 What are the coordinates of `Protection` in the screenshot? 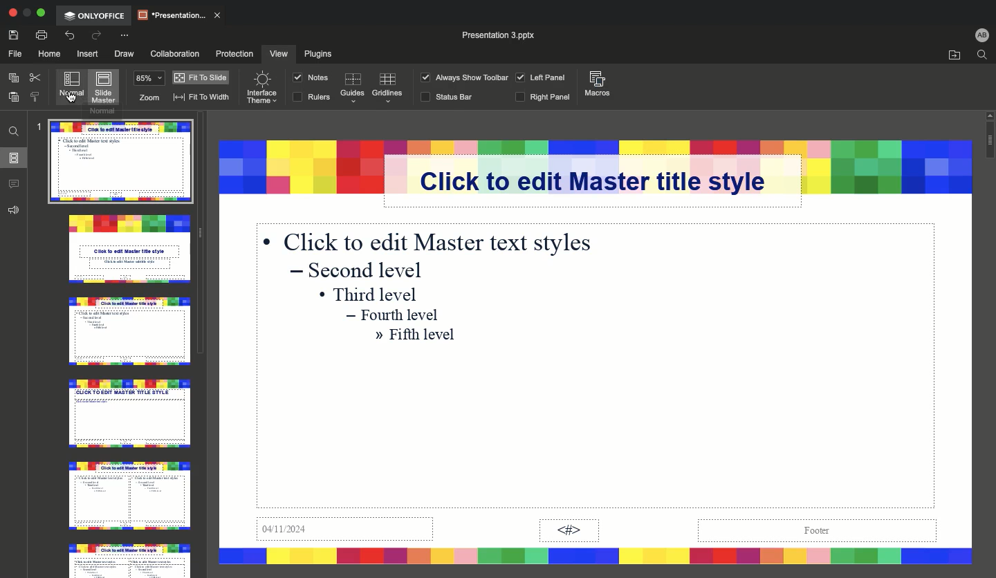 It's located at (229, 54).